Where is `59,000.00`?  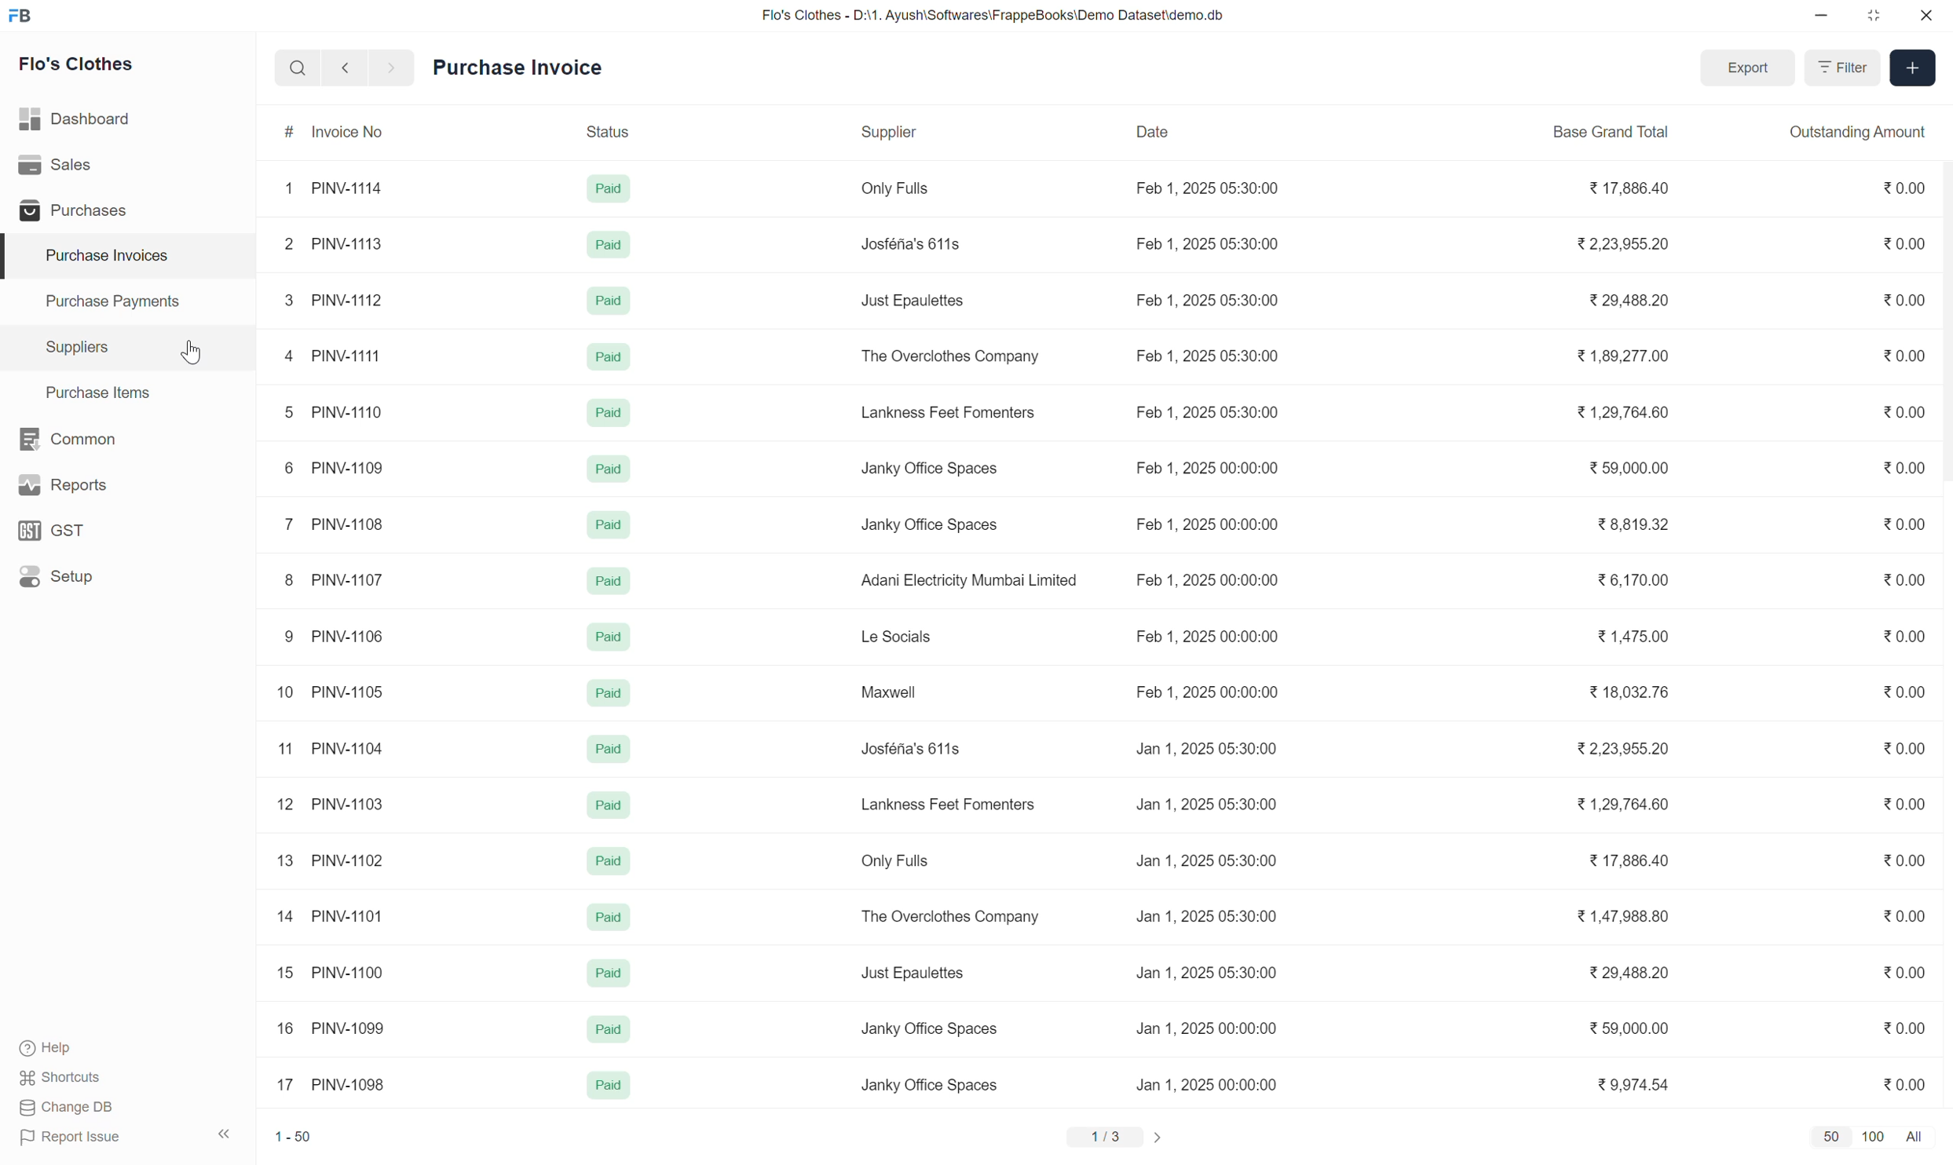
59,000.00 is located at coordinates (1626, 1028).